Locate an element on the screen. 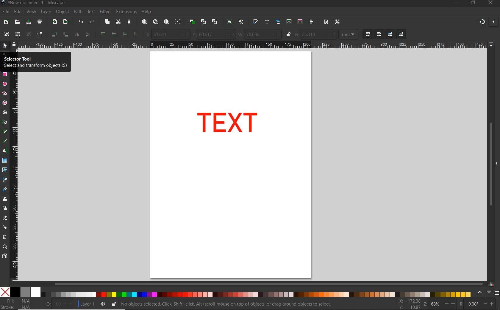  create clone is located at coordinates (203, 22).